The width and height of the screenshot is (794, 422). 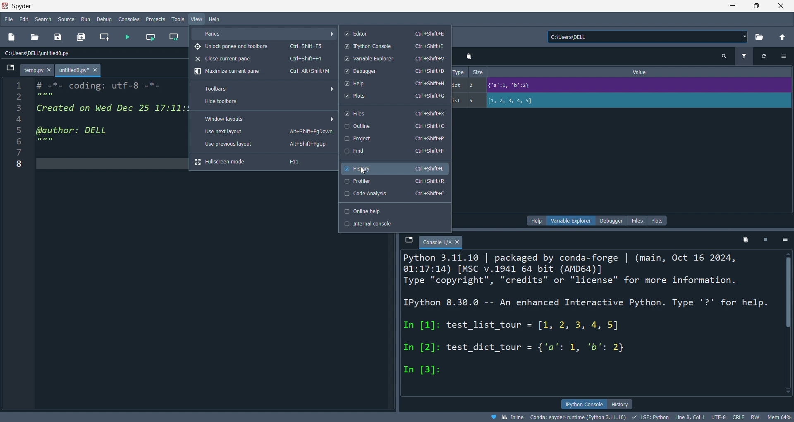 What do you see at coordinates (394, 126) in the screenshot?
I see `outline` at bounding box center [394, 126].